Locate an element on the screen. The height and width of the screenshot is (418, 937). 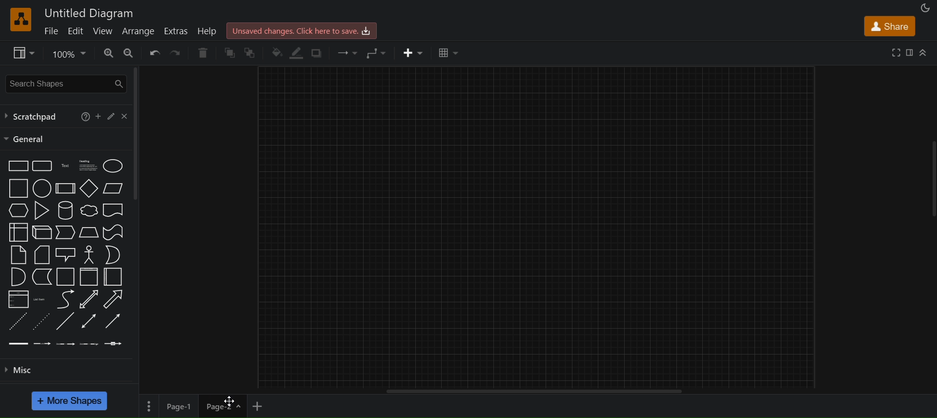
directional connector is located at coordinates (113, 321).